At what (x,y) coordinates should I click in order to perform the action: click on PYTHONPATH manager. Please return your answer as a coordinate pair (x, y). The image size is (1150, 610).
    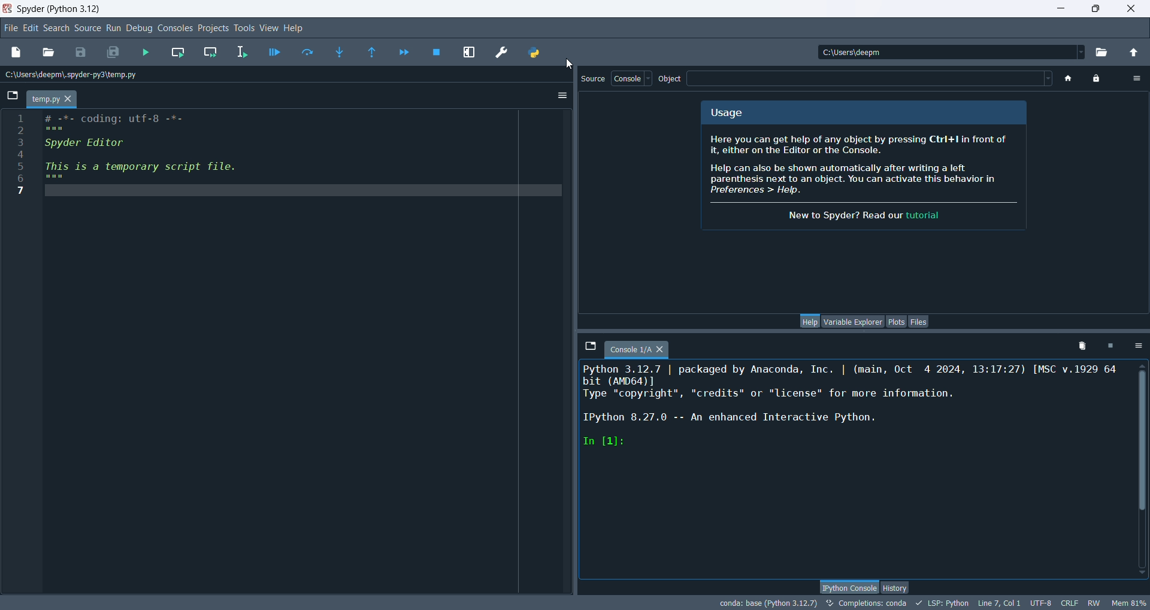
    Looking at the image, I should click on (534, 54).